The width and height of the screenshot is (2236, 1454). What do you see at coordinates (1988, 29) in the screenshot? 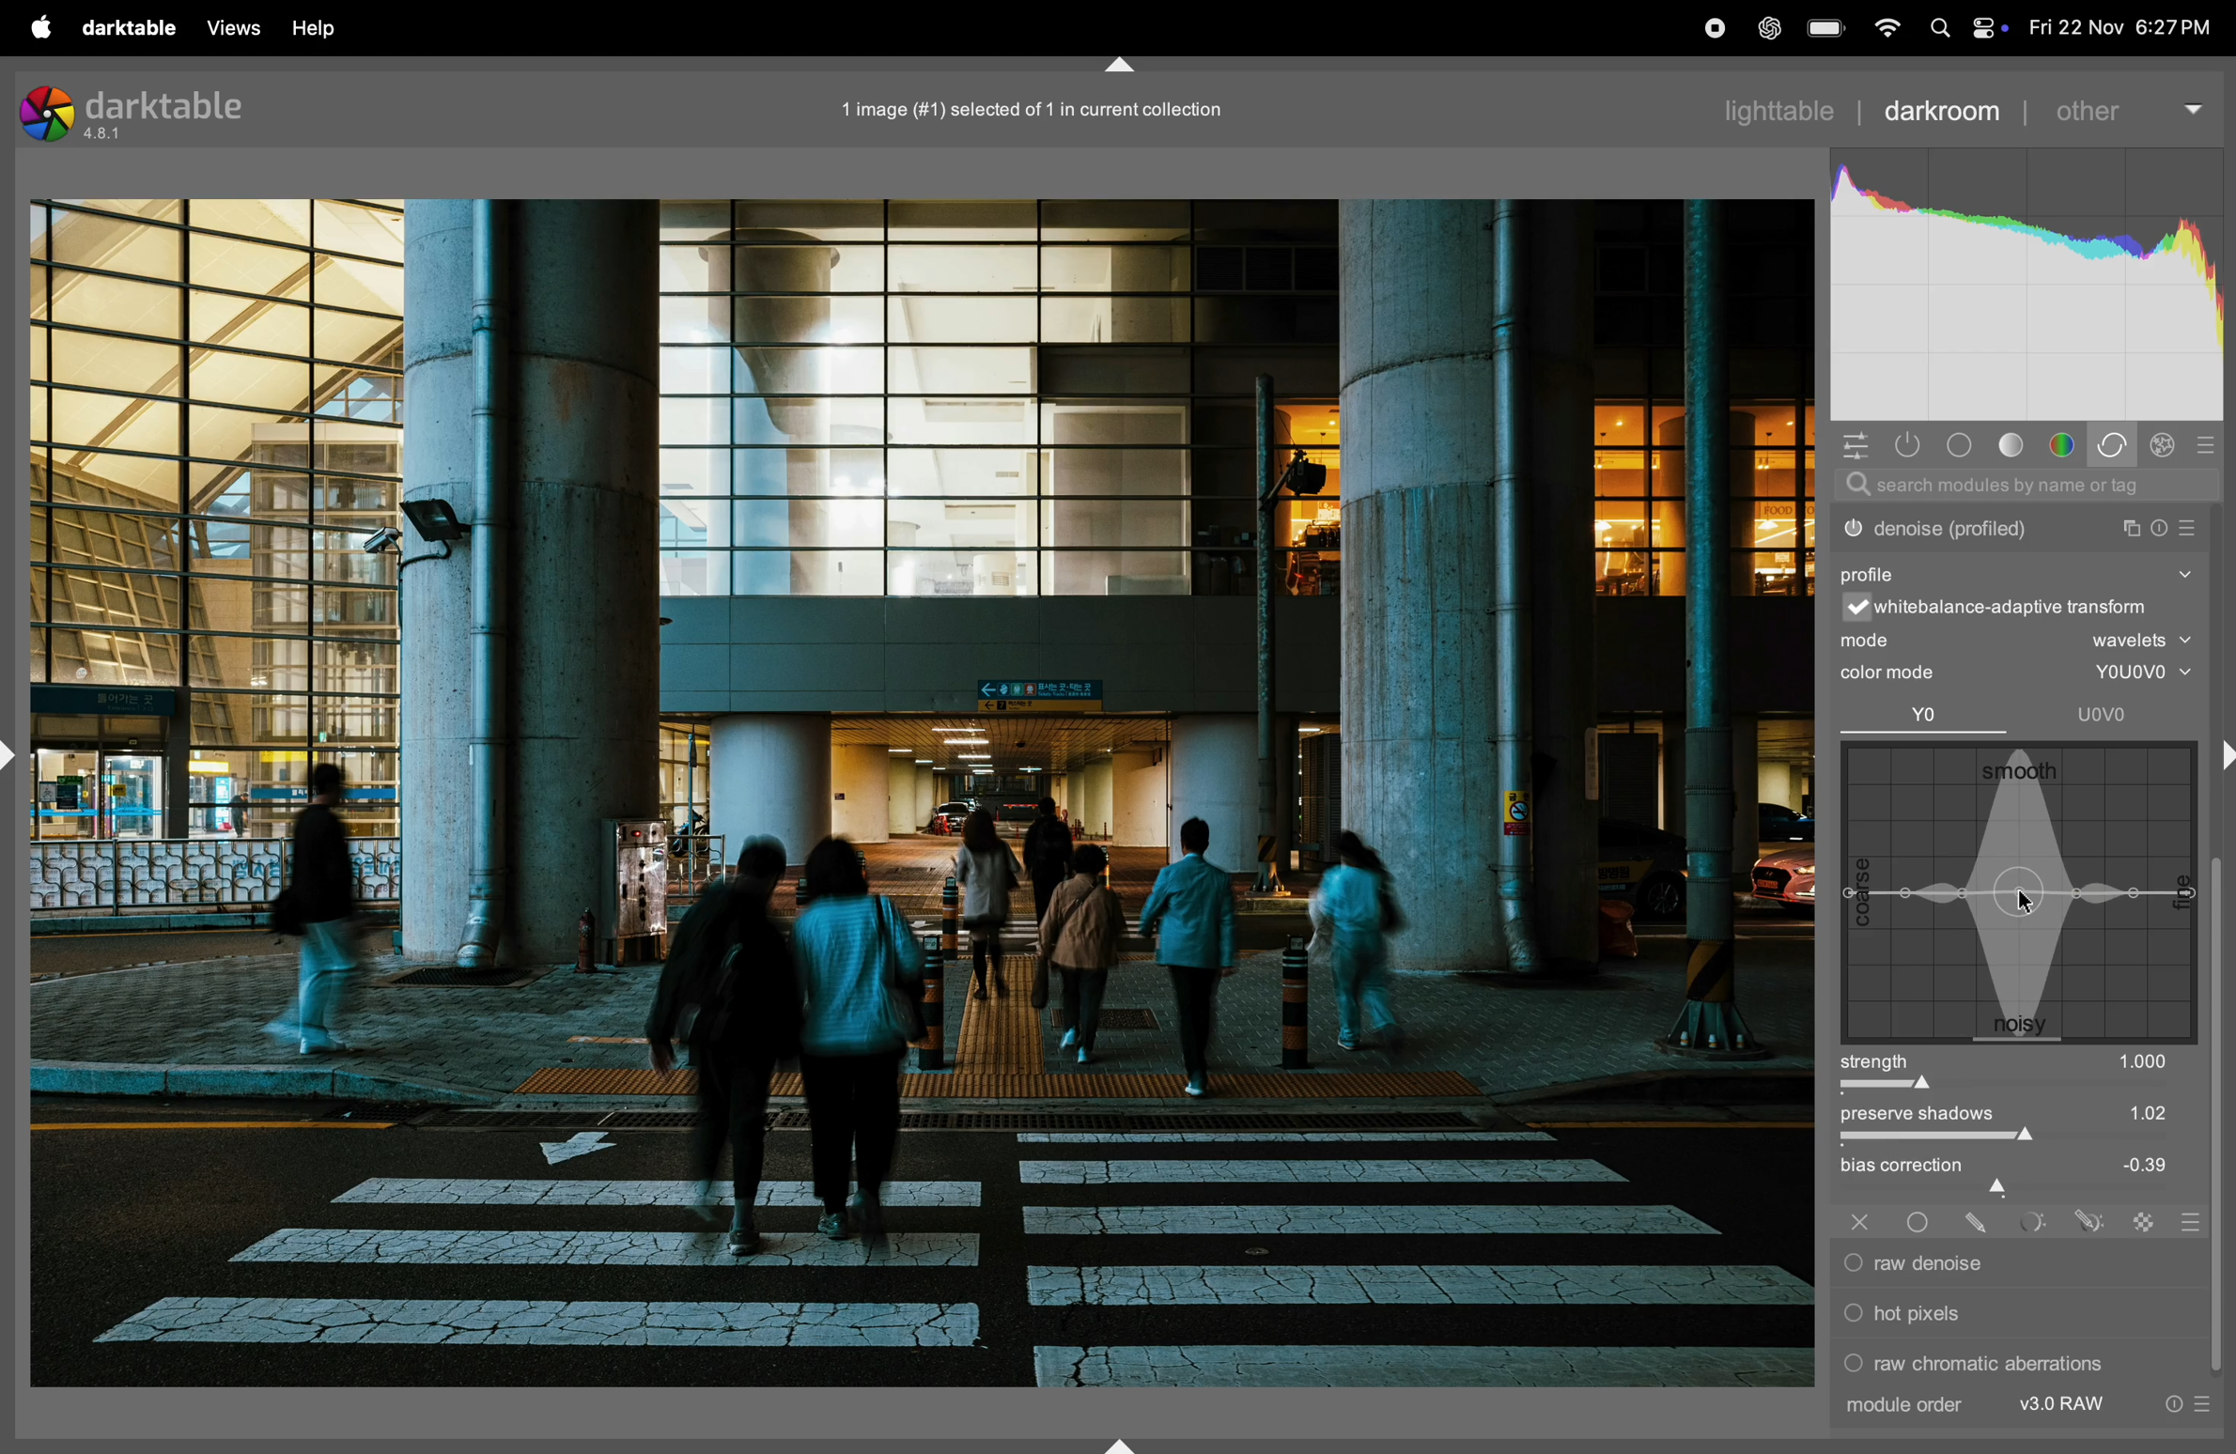
I see `apple widgets` at bounding box center [1988, 29].